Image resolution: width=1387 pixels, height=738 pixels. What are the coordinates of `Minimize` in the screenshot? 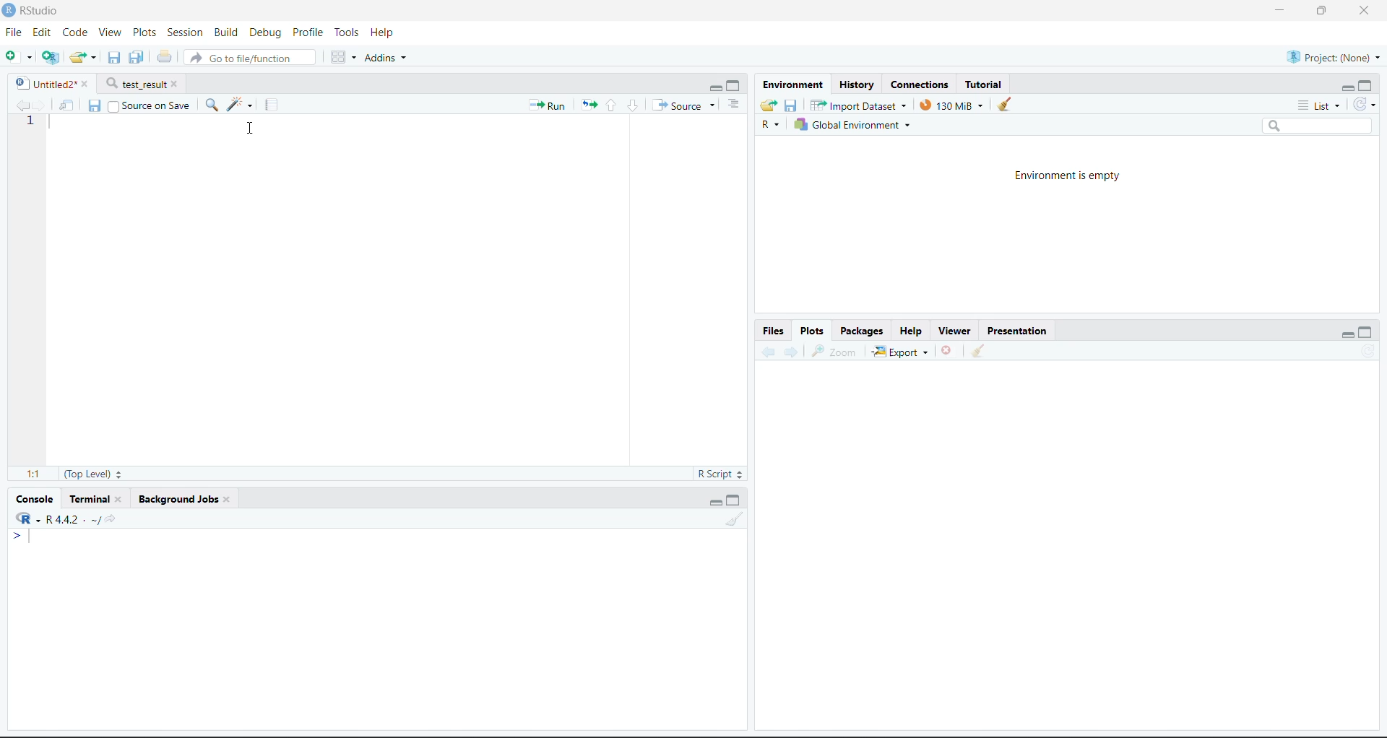 It's located at (713, 87).